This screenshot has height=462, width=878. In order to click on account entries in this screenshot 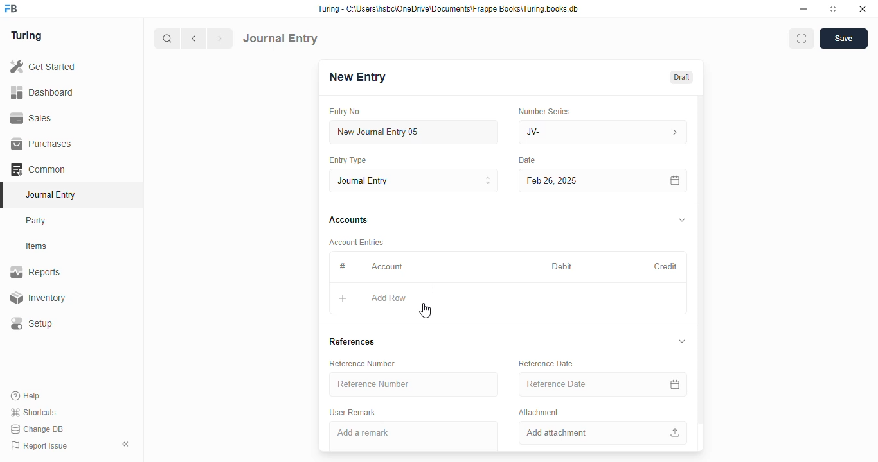, I will do `click(356, 242)`.